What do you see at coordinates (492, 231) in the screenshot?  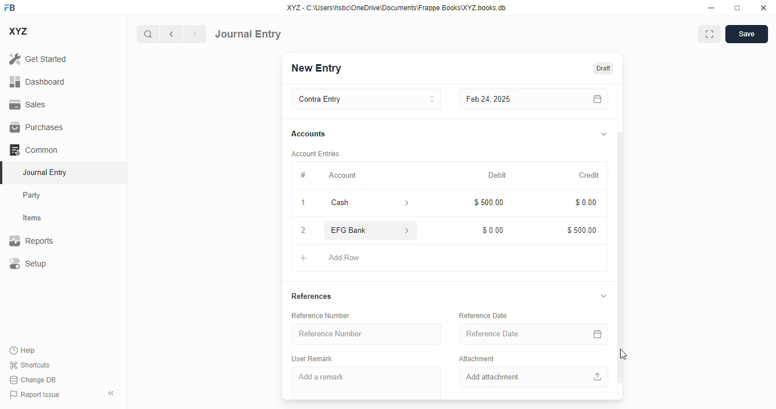 I see `$0.00` at bounding box center [492, 231].